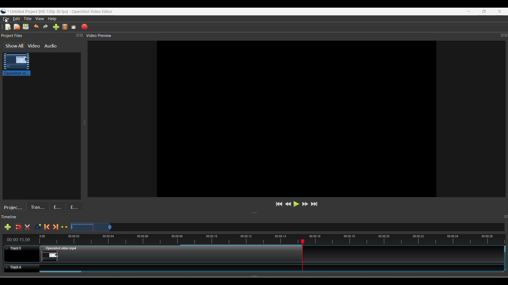 The width and height of the screenshot is (508, 285). I want to click on Horizontal slide bar, so click(60, 272).